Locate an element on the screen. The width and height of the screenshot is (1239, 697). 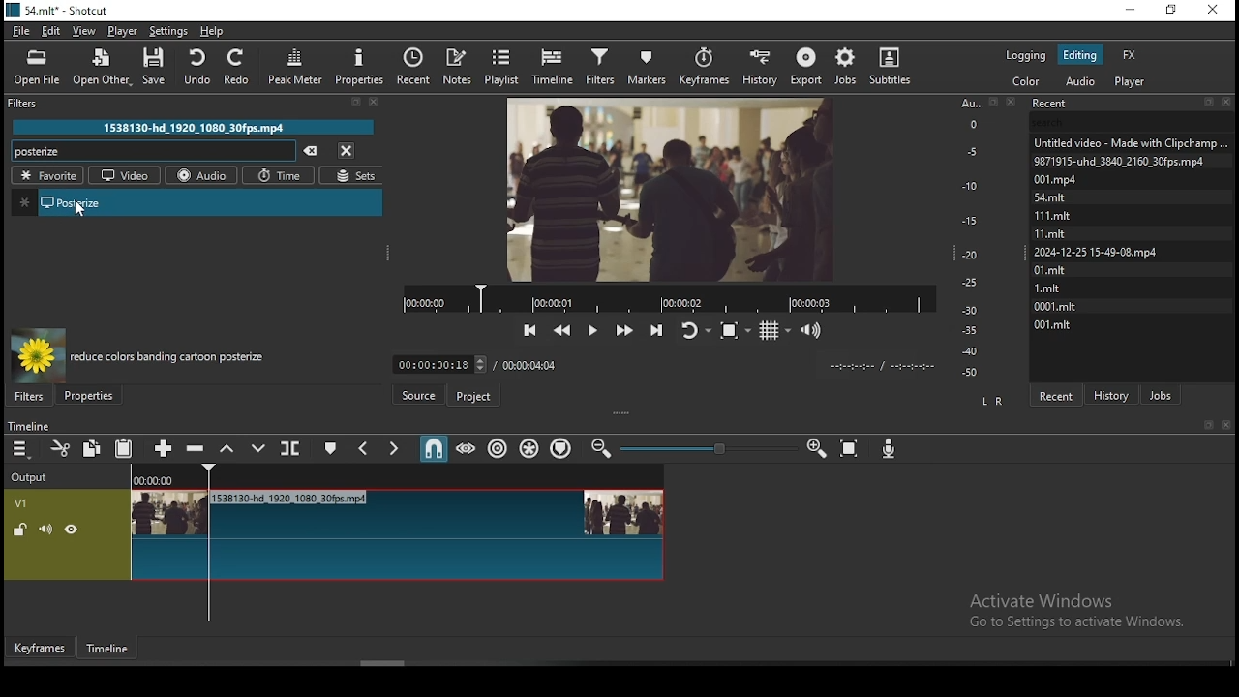
timeline is located at coordinates (556, 66).